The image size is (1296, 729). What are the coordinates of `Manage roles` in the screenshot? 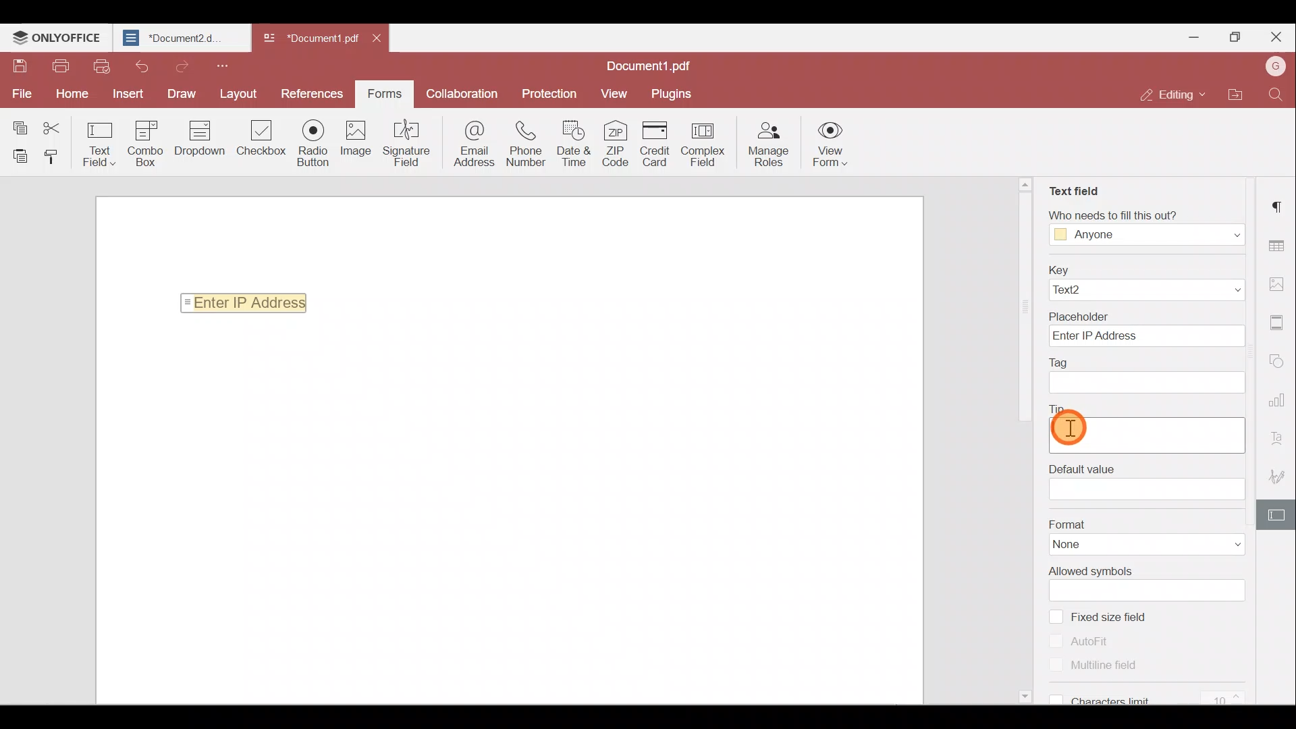 It's located at (772, 145).